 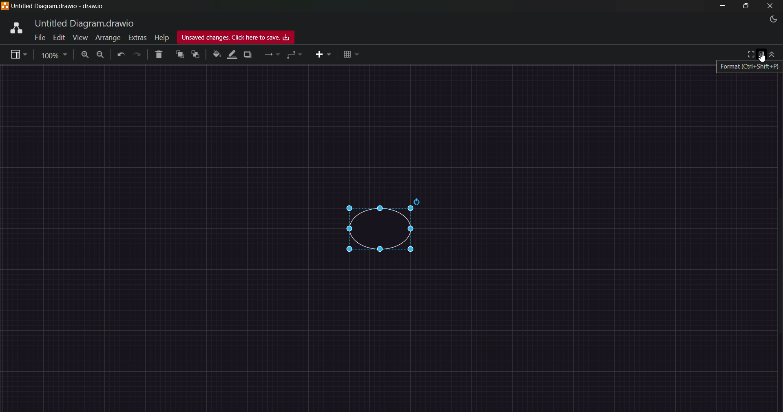 What do you see at coordinates (17, 53) in the screenshot?
I see `view` at bounding box center [17, 53].